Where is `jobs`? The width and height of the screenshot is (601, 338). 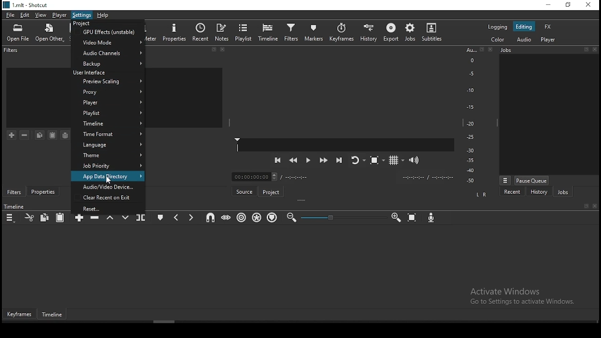
jobs is located at coordinates (562, 192).